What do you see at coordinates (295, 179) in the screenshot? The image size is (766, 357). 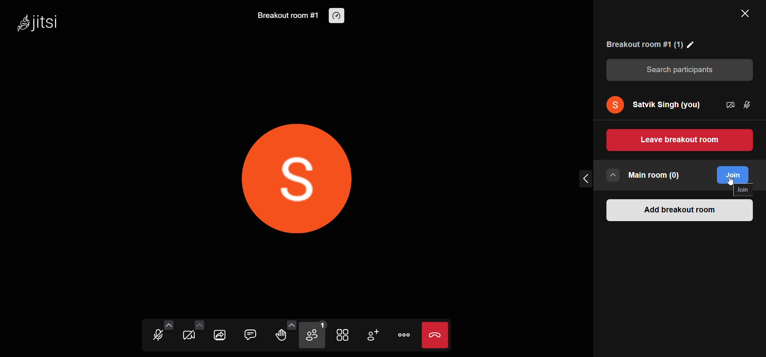 I see `display picture` at bounding box center [295, 179].